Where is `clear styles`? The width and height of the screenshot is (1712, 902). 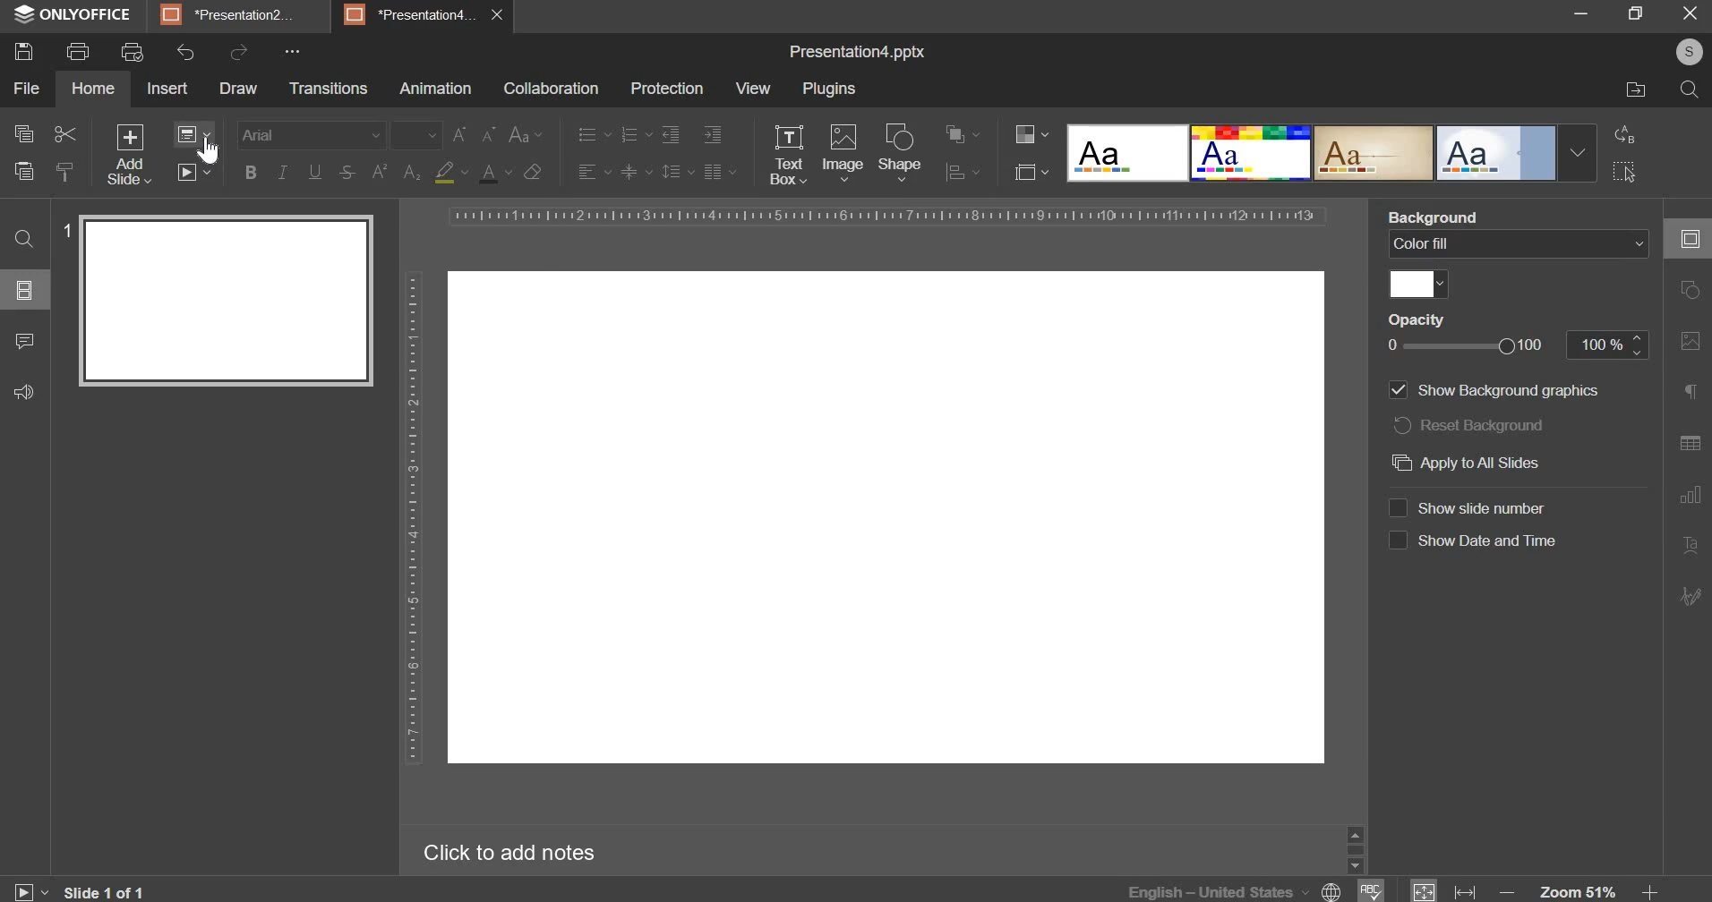 clear styles is located at coordinates (534, 172).